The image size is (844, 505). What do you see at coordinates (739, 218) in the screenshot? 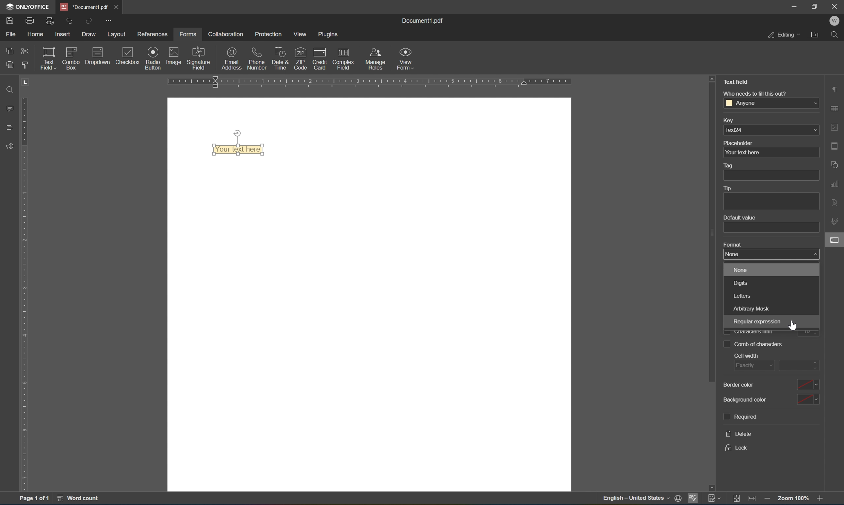
I see `default value` at bounding box center [739, 218].